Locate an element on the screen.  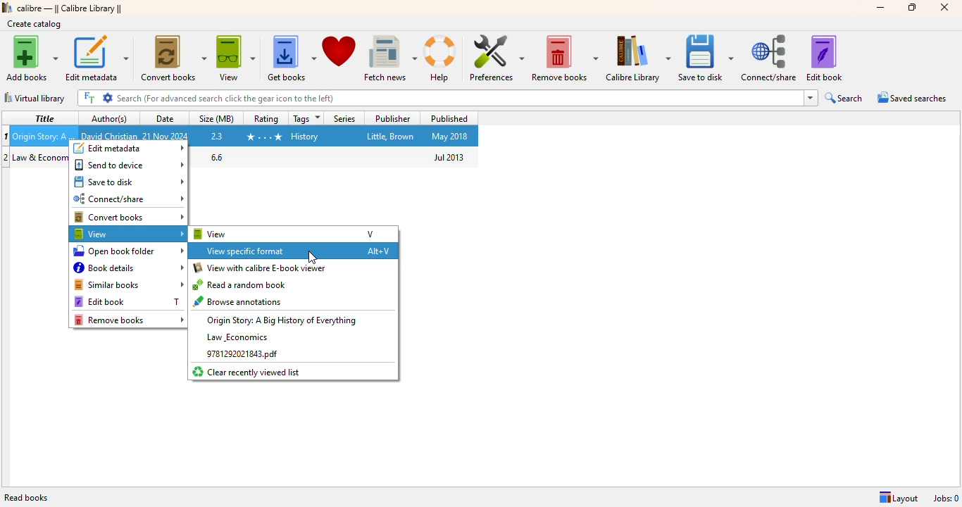
edit metadata is located at coordinates (97, 58).